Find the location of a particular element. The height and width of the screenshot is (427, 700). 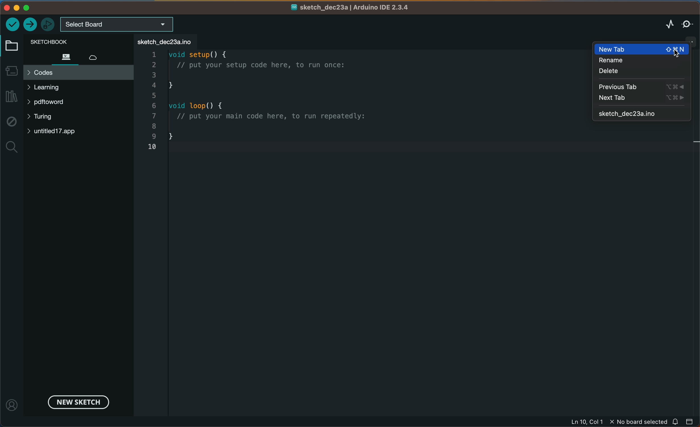

file tab is located at coordinates (166, 41).